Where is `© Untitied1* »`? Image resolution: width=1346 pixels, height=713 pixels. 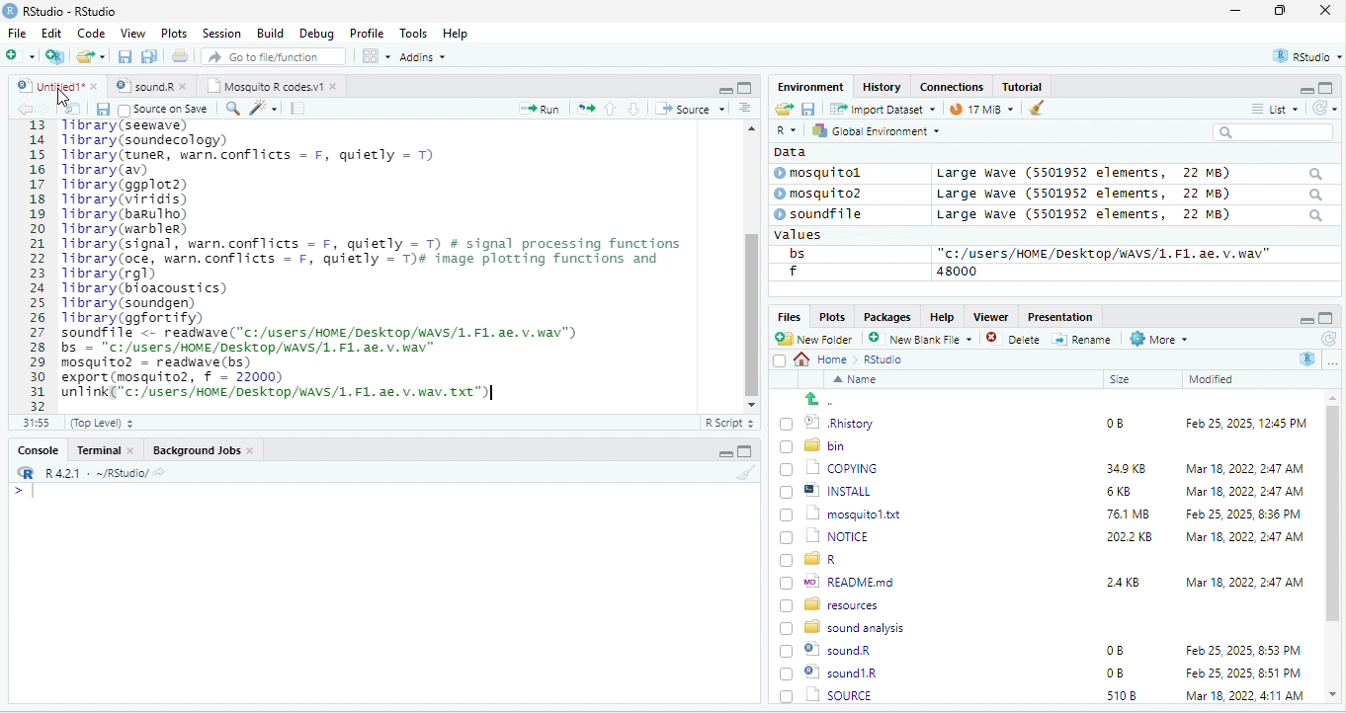
© Untitied1* » is located at coordinates (53, 86).